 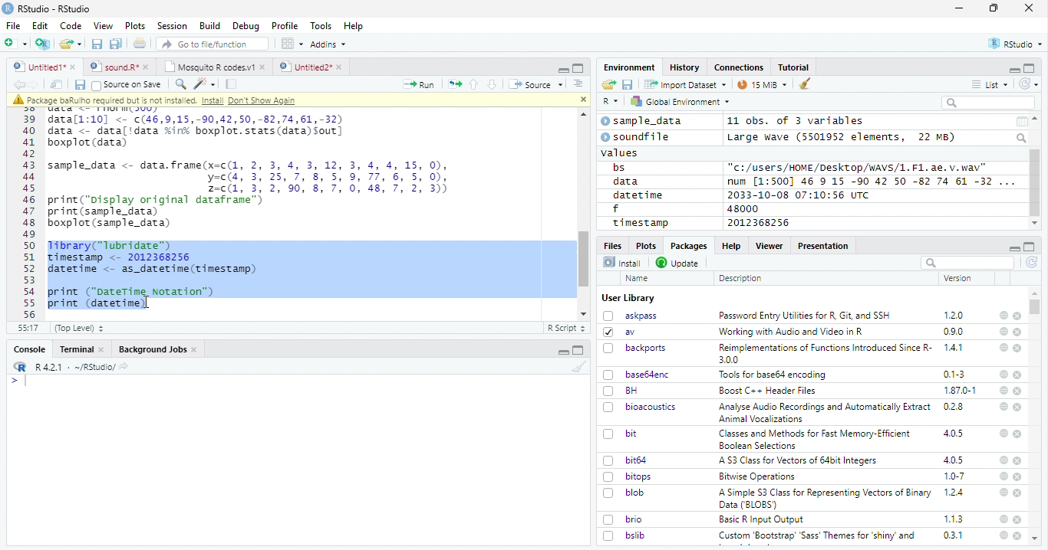 What do you see at coordinates (741, 208) in the screenshot?
I see `48000` at bounding box center [741, 208].